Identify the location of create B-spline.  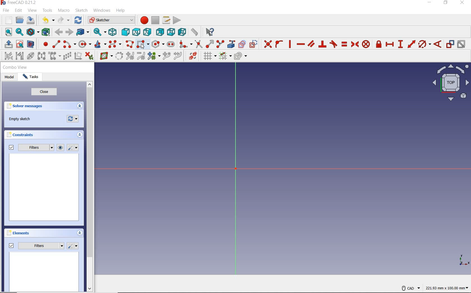
(115, 45).